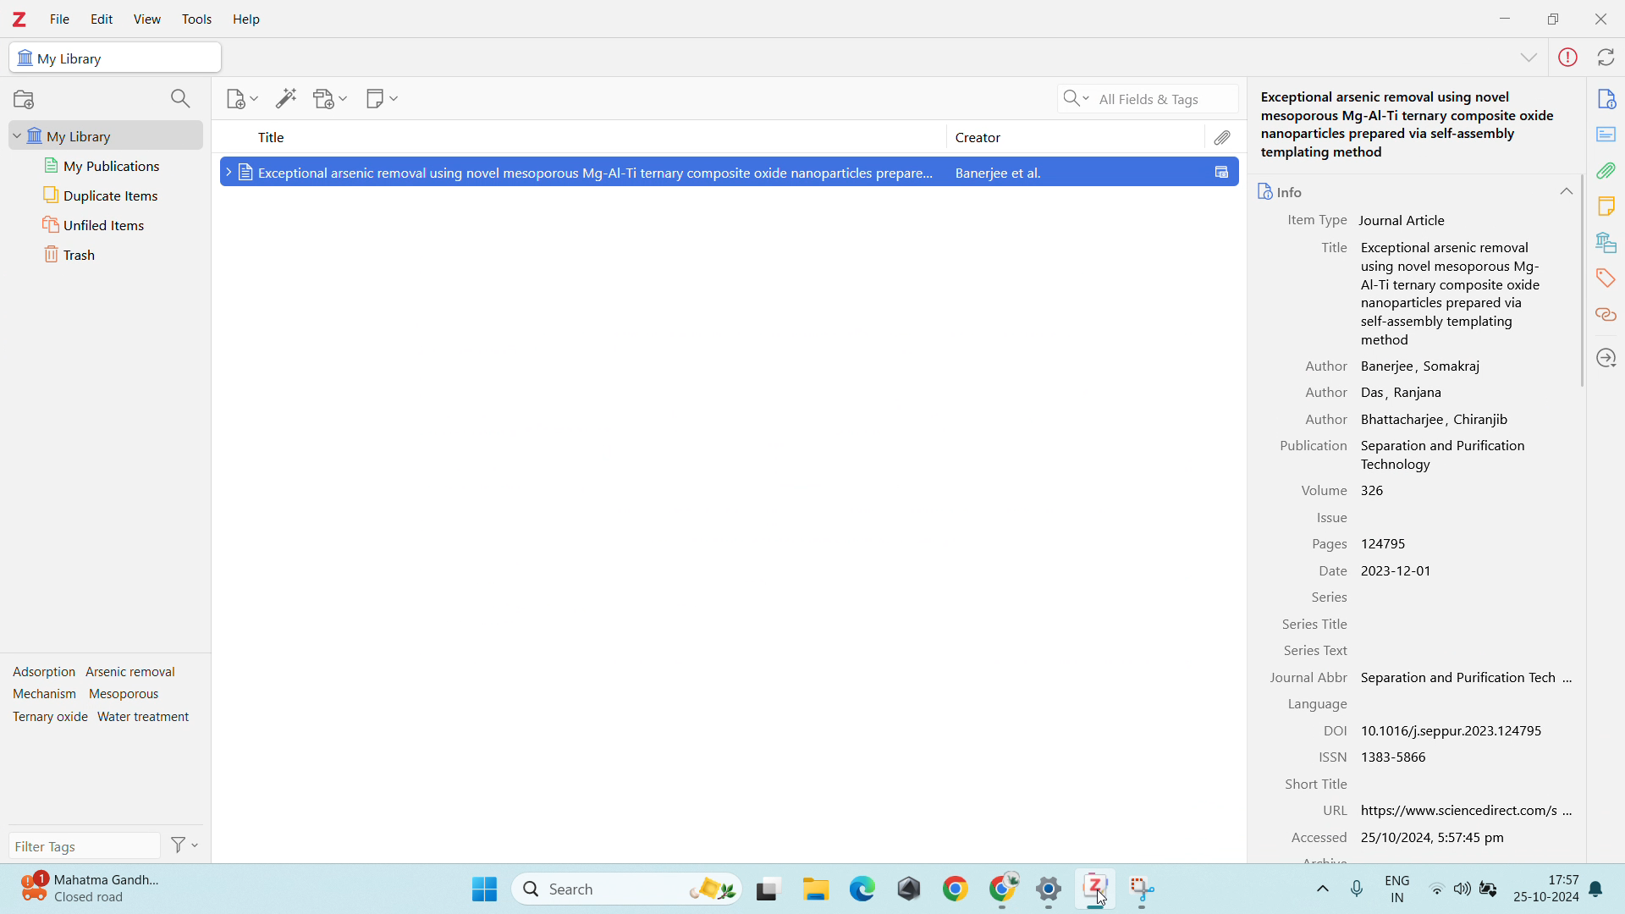 The width and height of the screenshot is (1625, 914). I want to click on tools, so click(196, 19).